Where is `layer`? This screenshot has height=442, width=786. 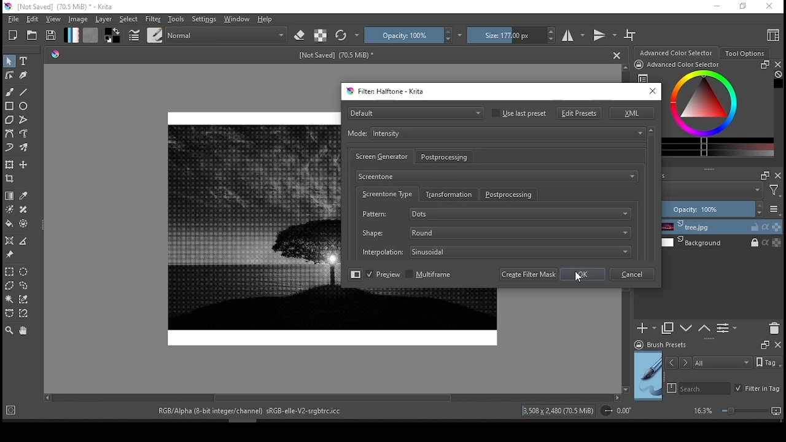
layer is located at coordinates (103, 20).